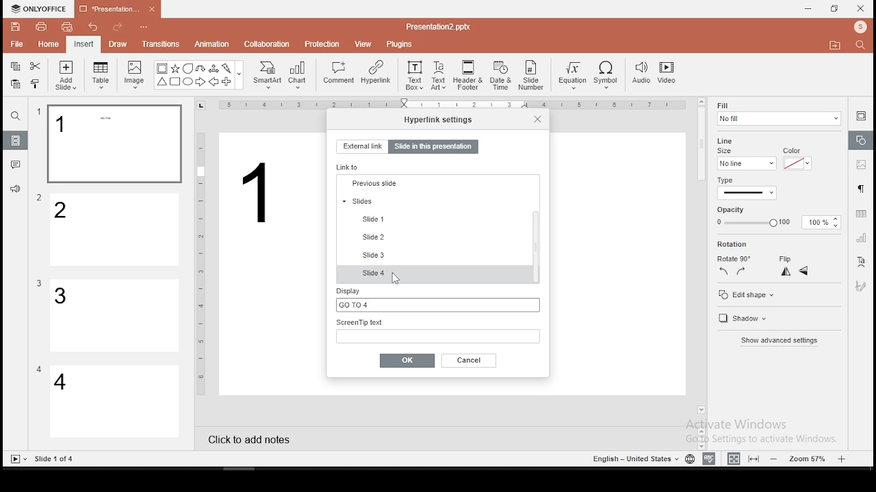  I want to click on fit to slide, so click(756, 458).